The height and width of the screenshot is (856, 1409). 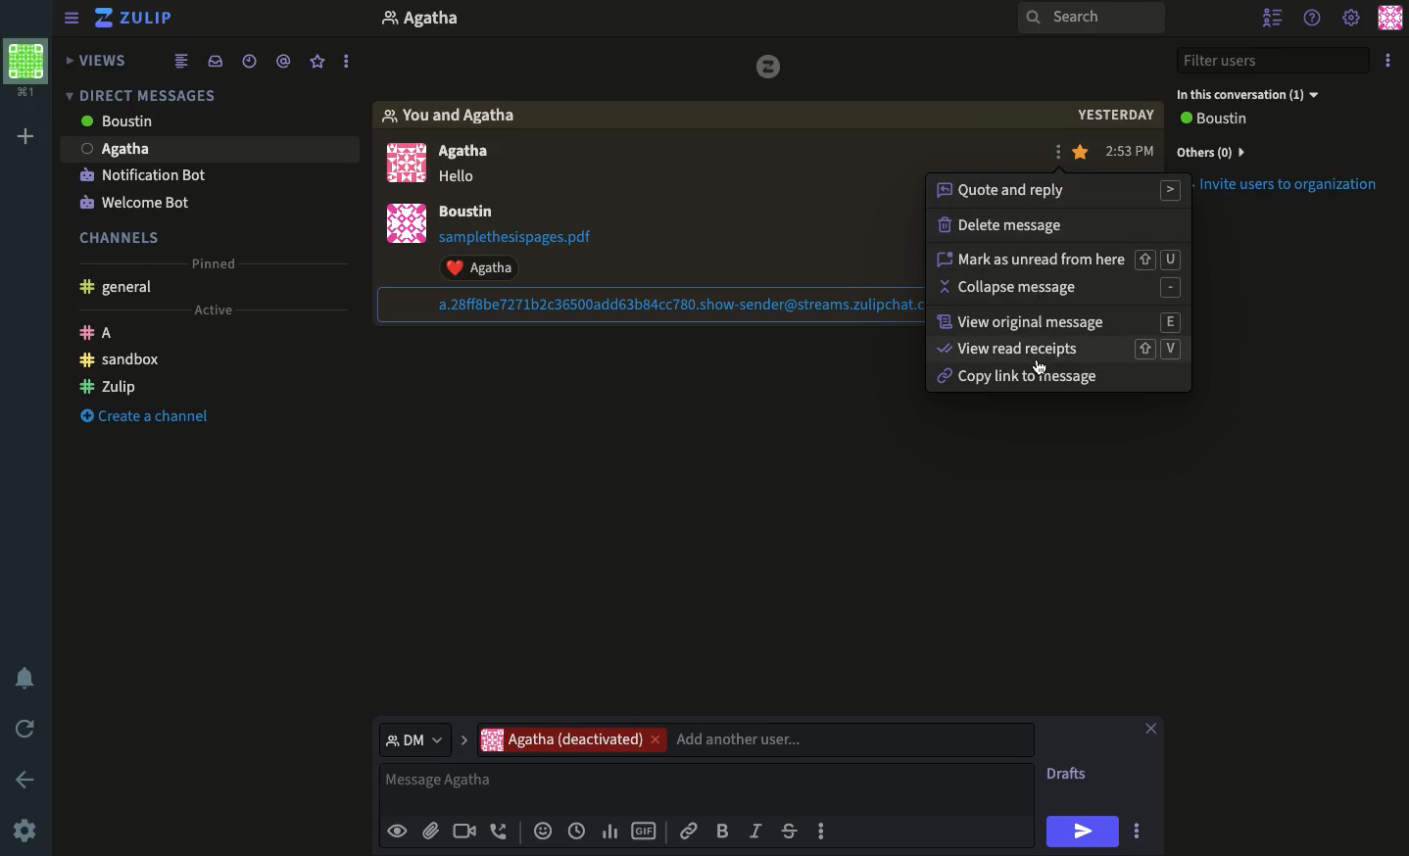 I want to click on User, so click(x=442, y=21).